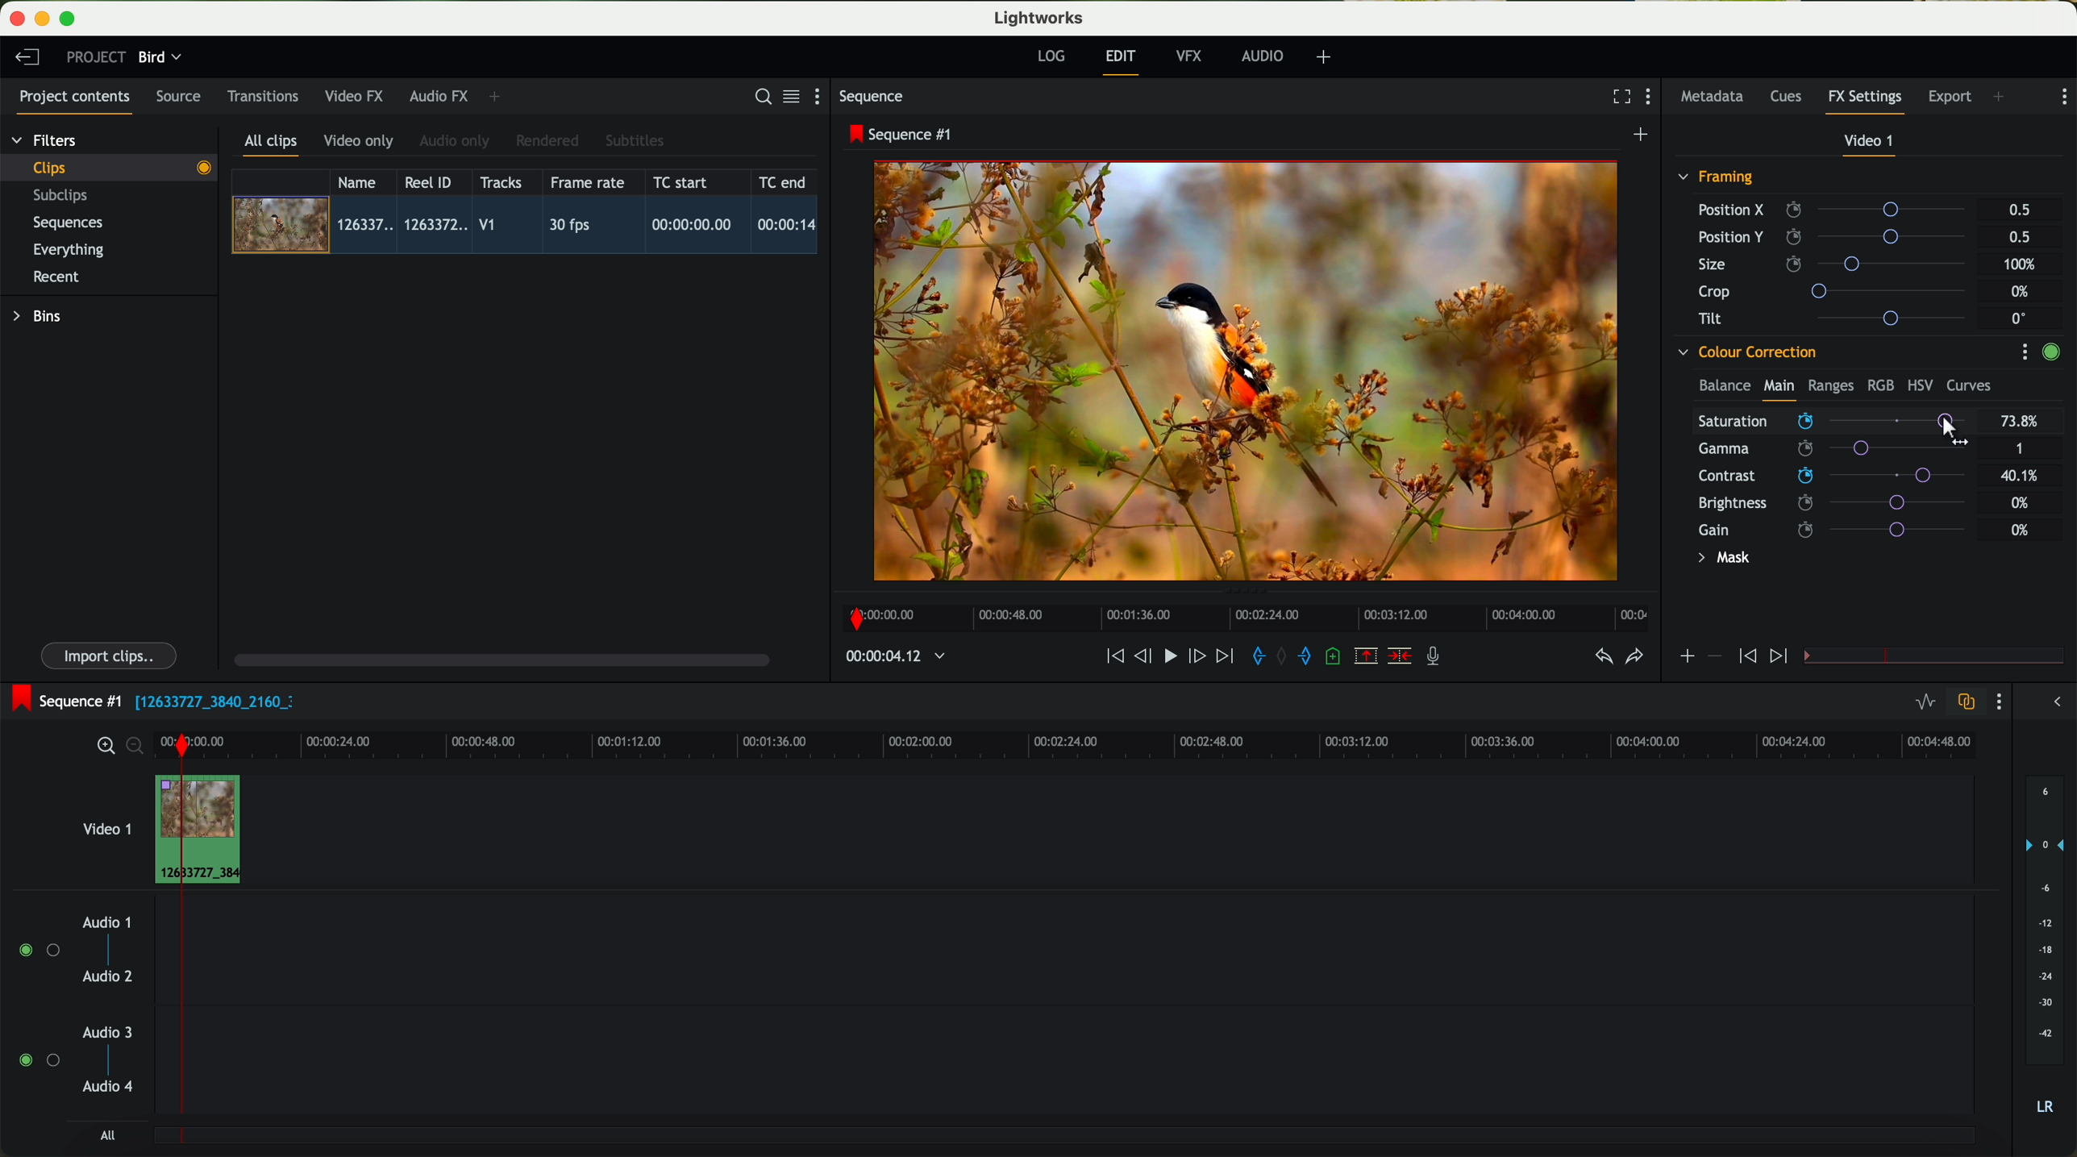  What do you see at coordinates (358, 96) in the screenshot?
I see `video FX` at bounding box center [358, 96].